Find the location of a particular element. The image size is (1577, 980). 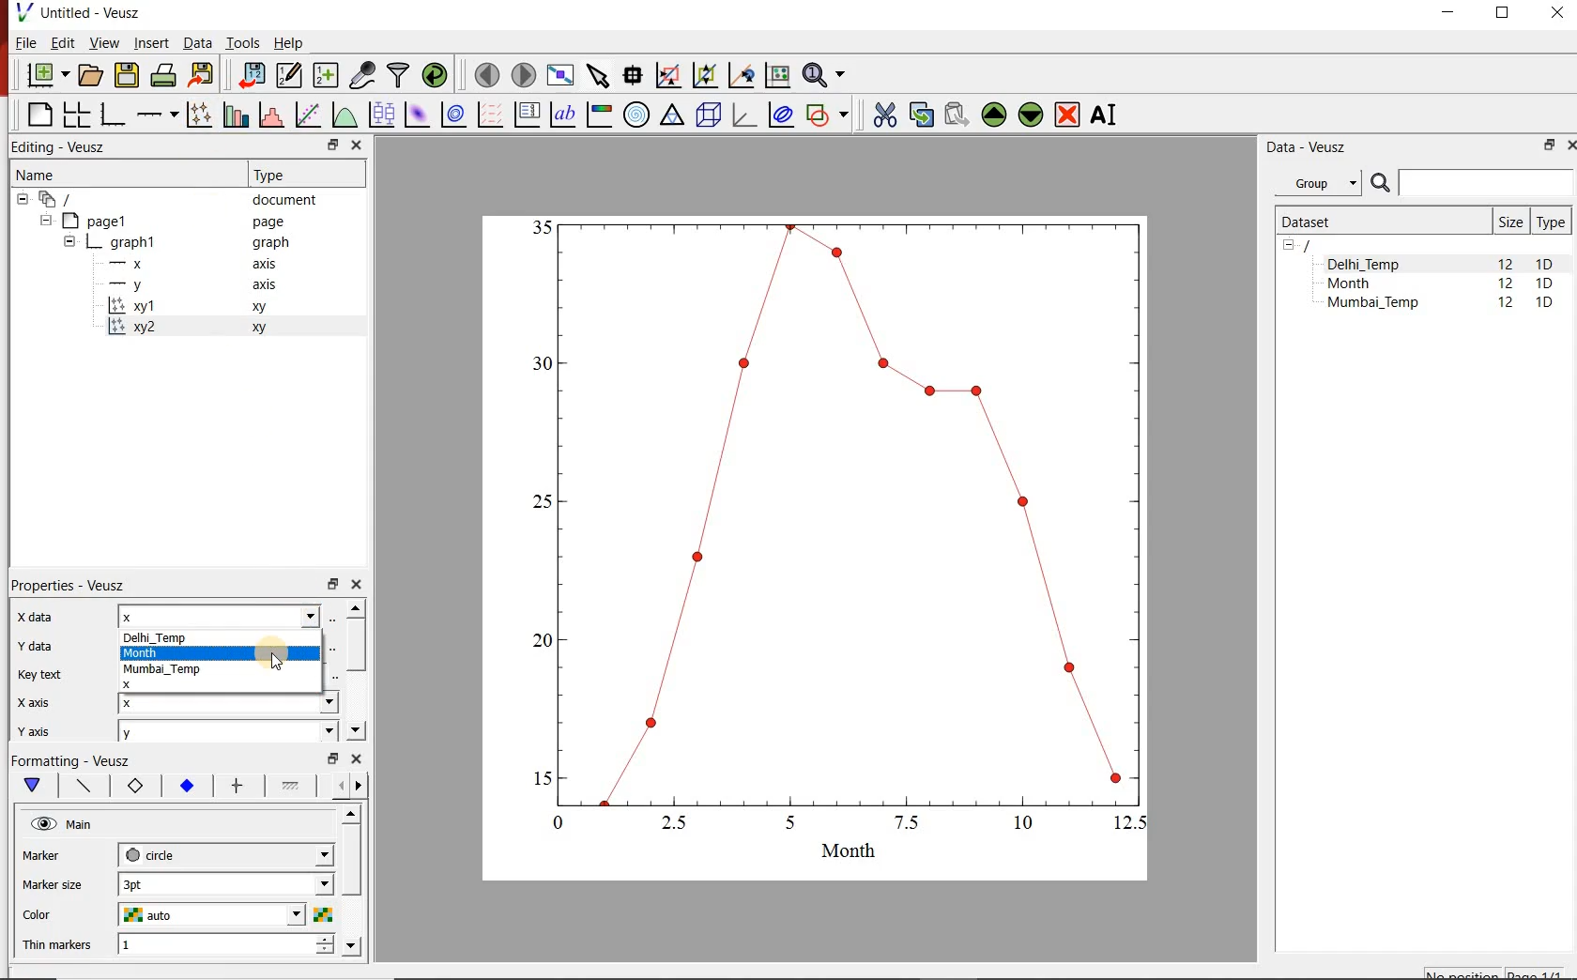

Key text is located at coordinates (38, 676).